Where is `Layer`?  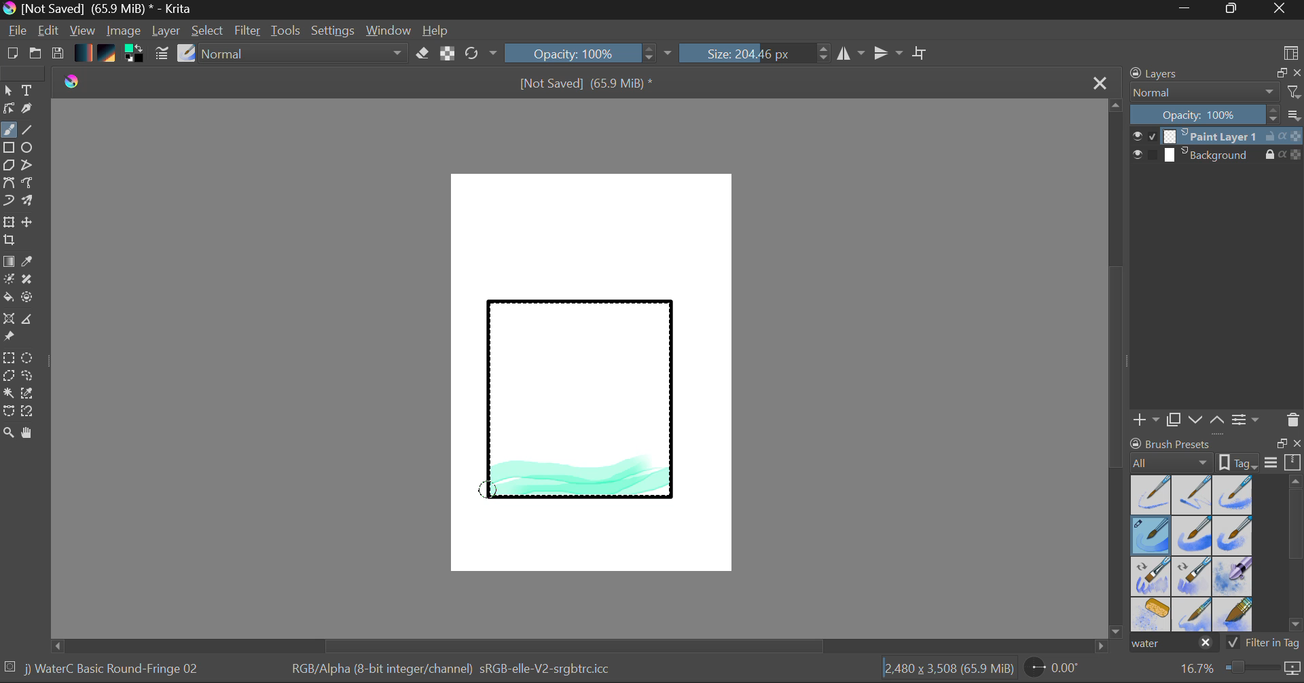
Layer is located at coordinates (168, 31).